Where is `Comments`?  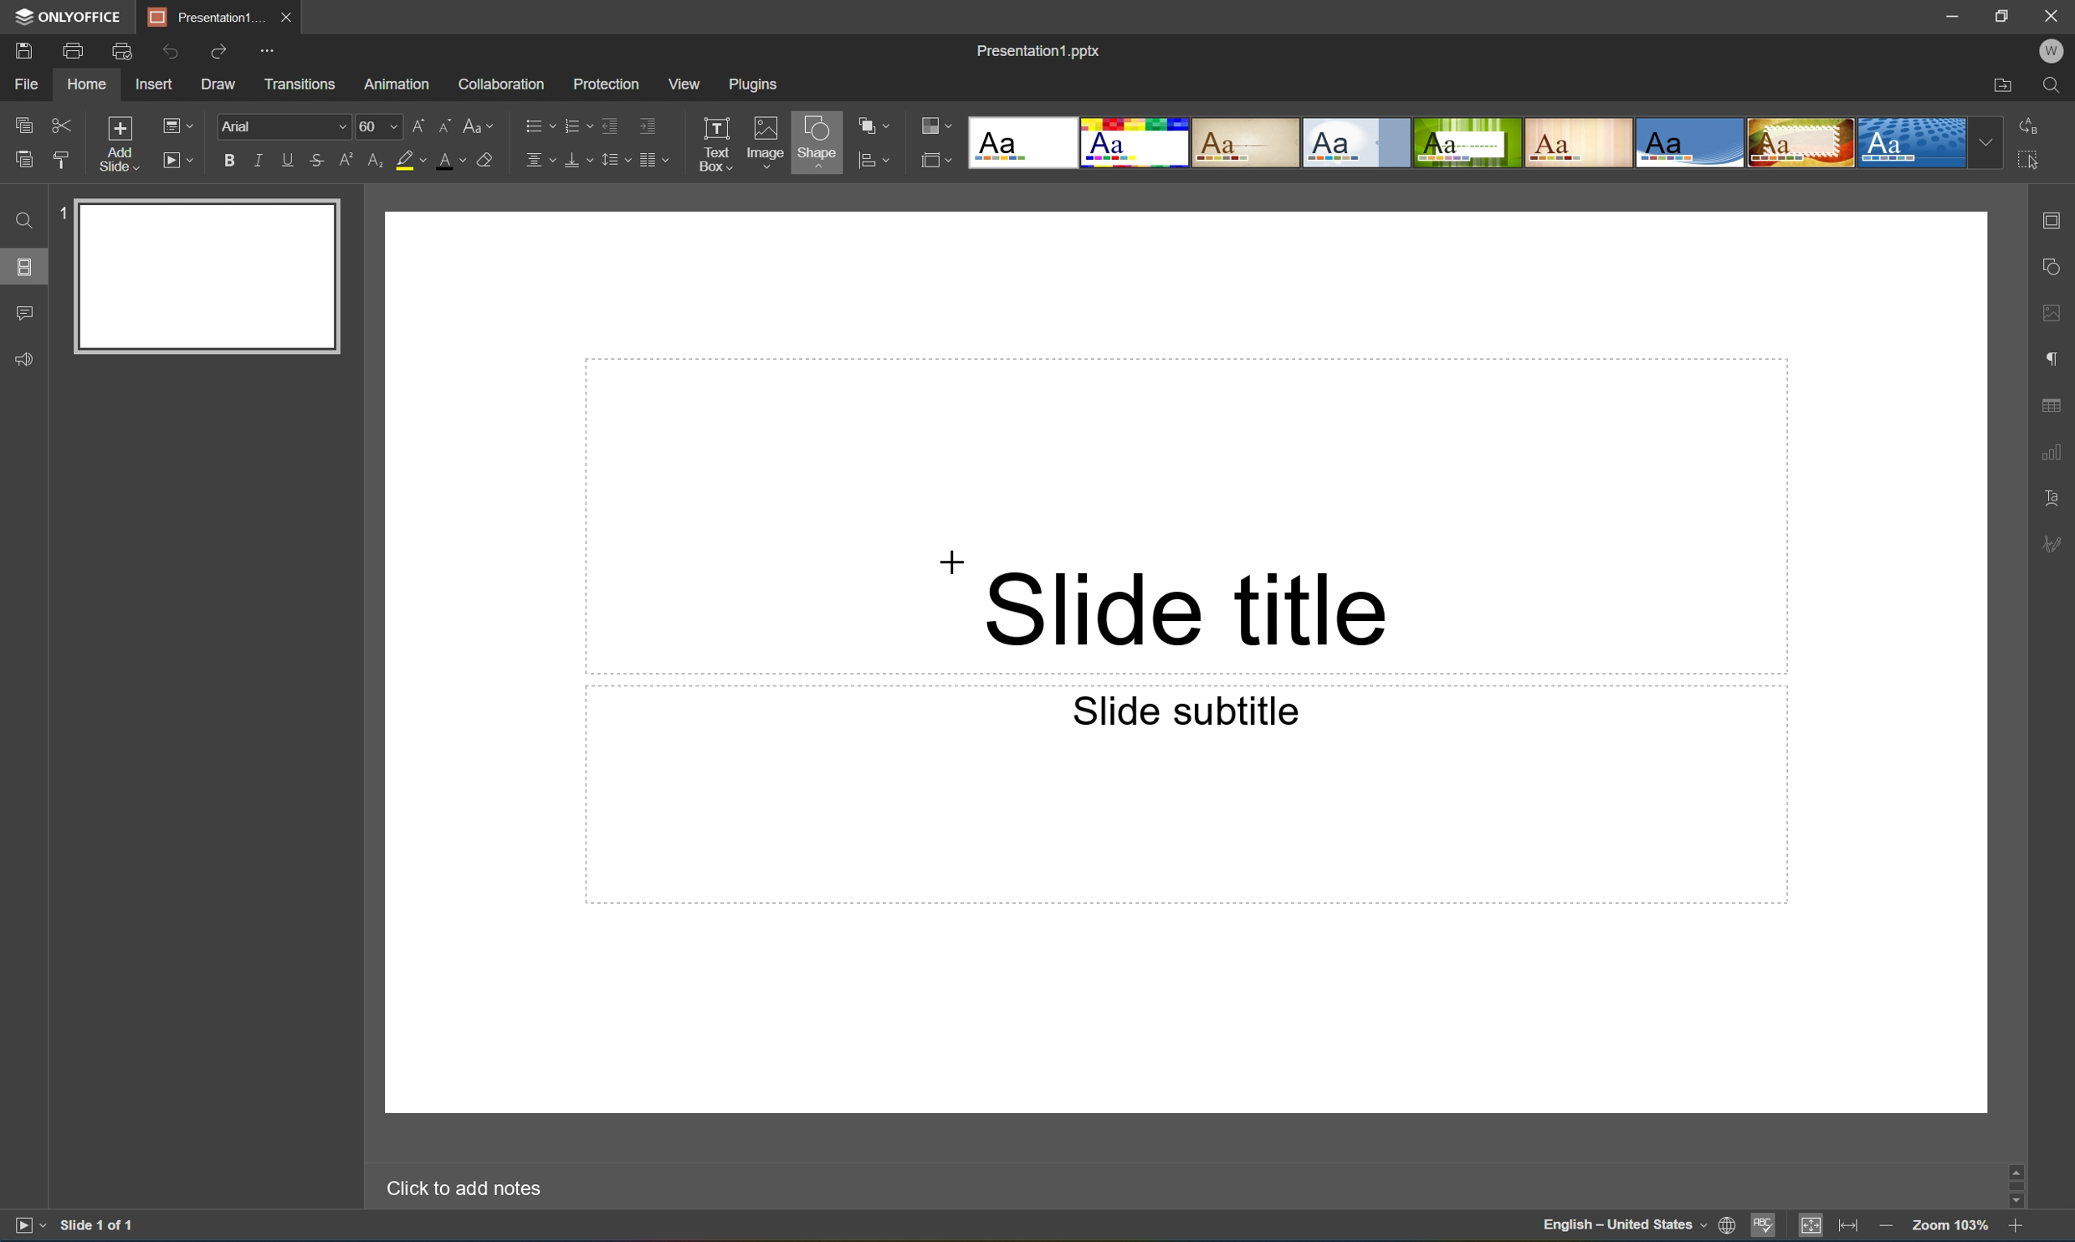
Comments is located at coordinates (25, 314).